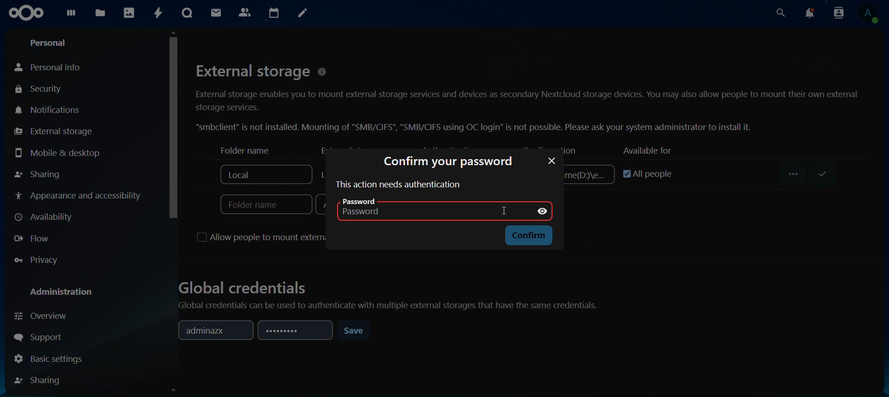 This screenshot has width=889, height=397. What do you see at coordinates (645, 150) in the screenshot?
I see `available for` at bounding box center [645, 150].